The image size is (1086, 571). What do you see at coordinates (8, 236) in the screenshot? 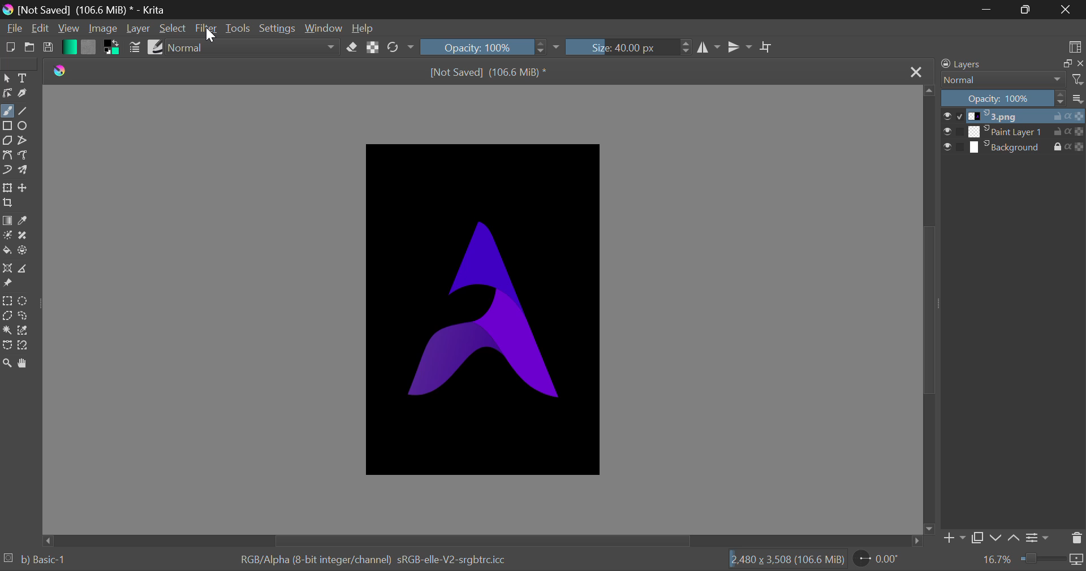
I see `Colorize Mask Tool` at bounding box center [8, 236].